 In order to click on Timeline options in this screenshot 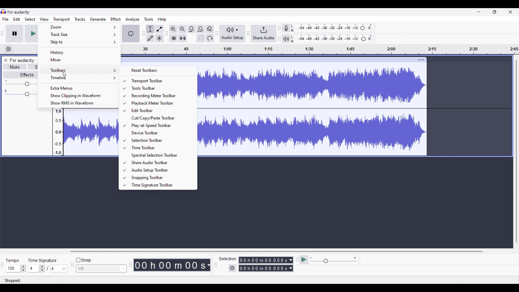, I will do `click(78, 78)`.